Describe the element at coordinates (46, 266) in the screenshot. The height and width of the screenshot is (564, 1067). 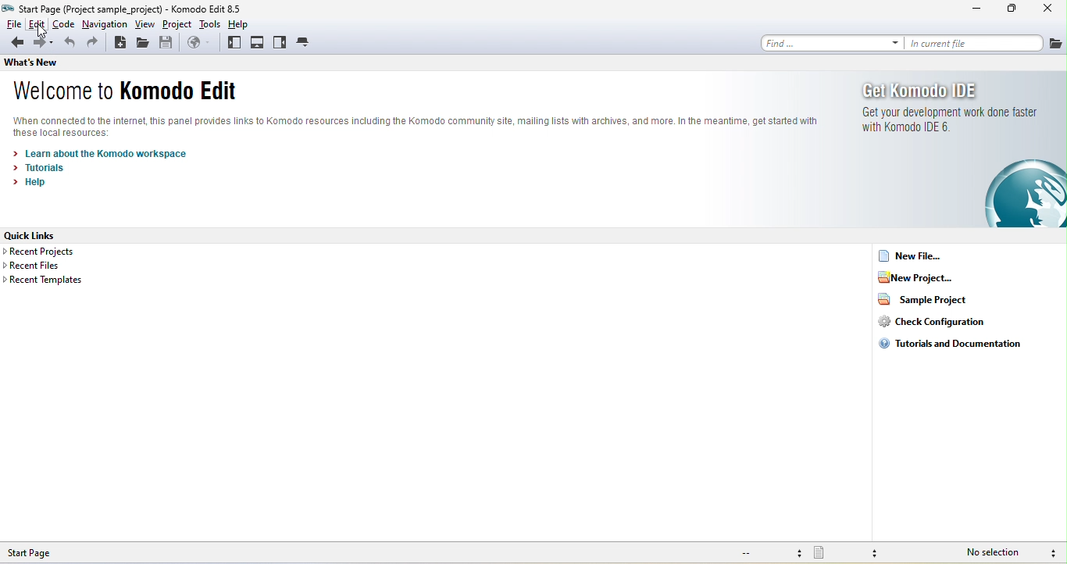
I see `recent files` at that location.